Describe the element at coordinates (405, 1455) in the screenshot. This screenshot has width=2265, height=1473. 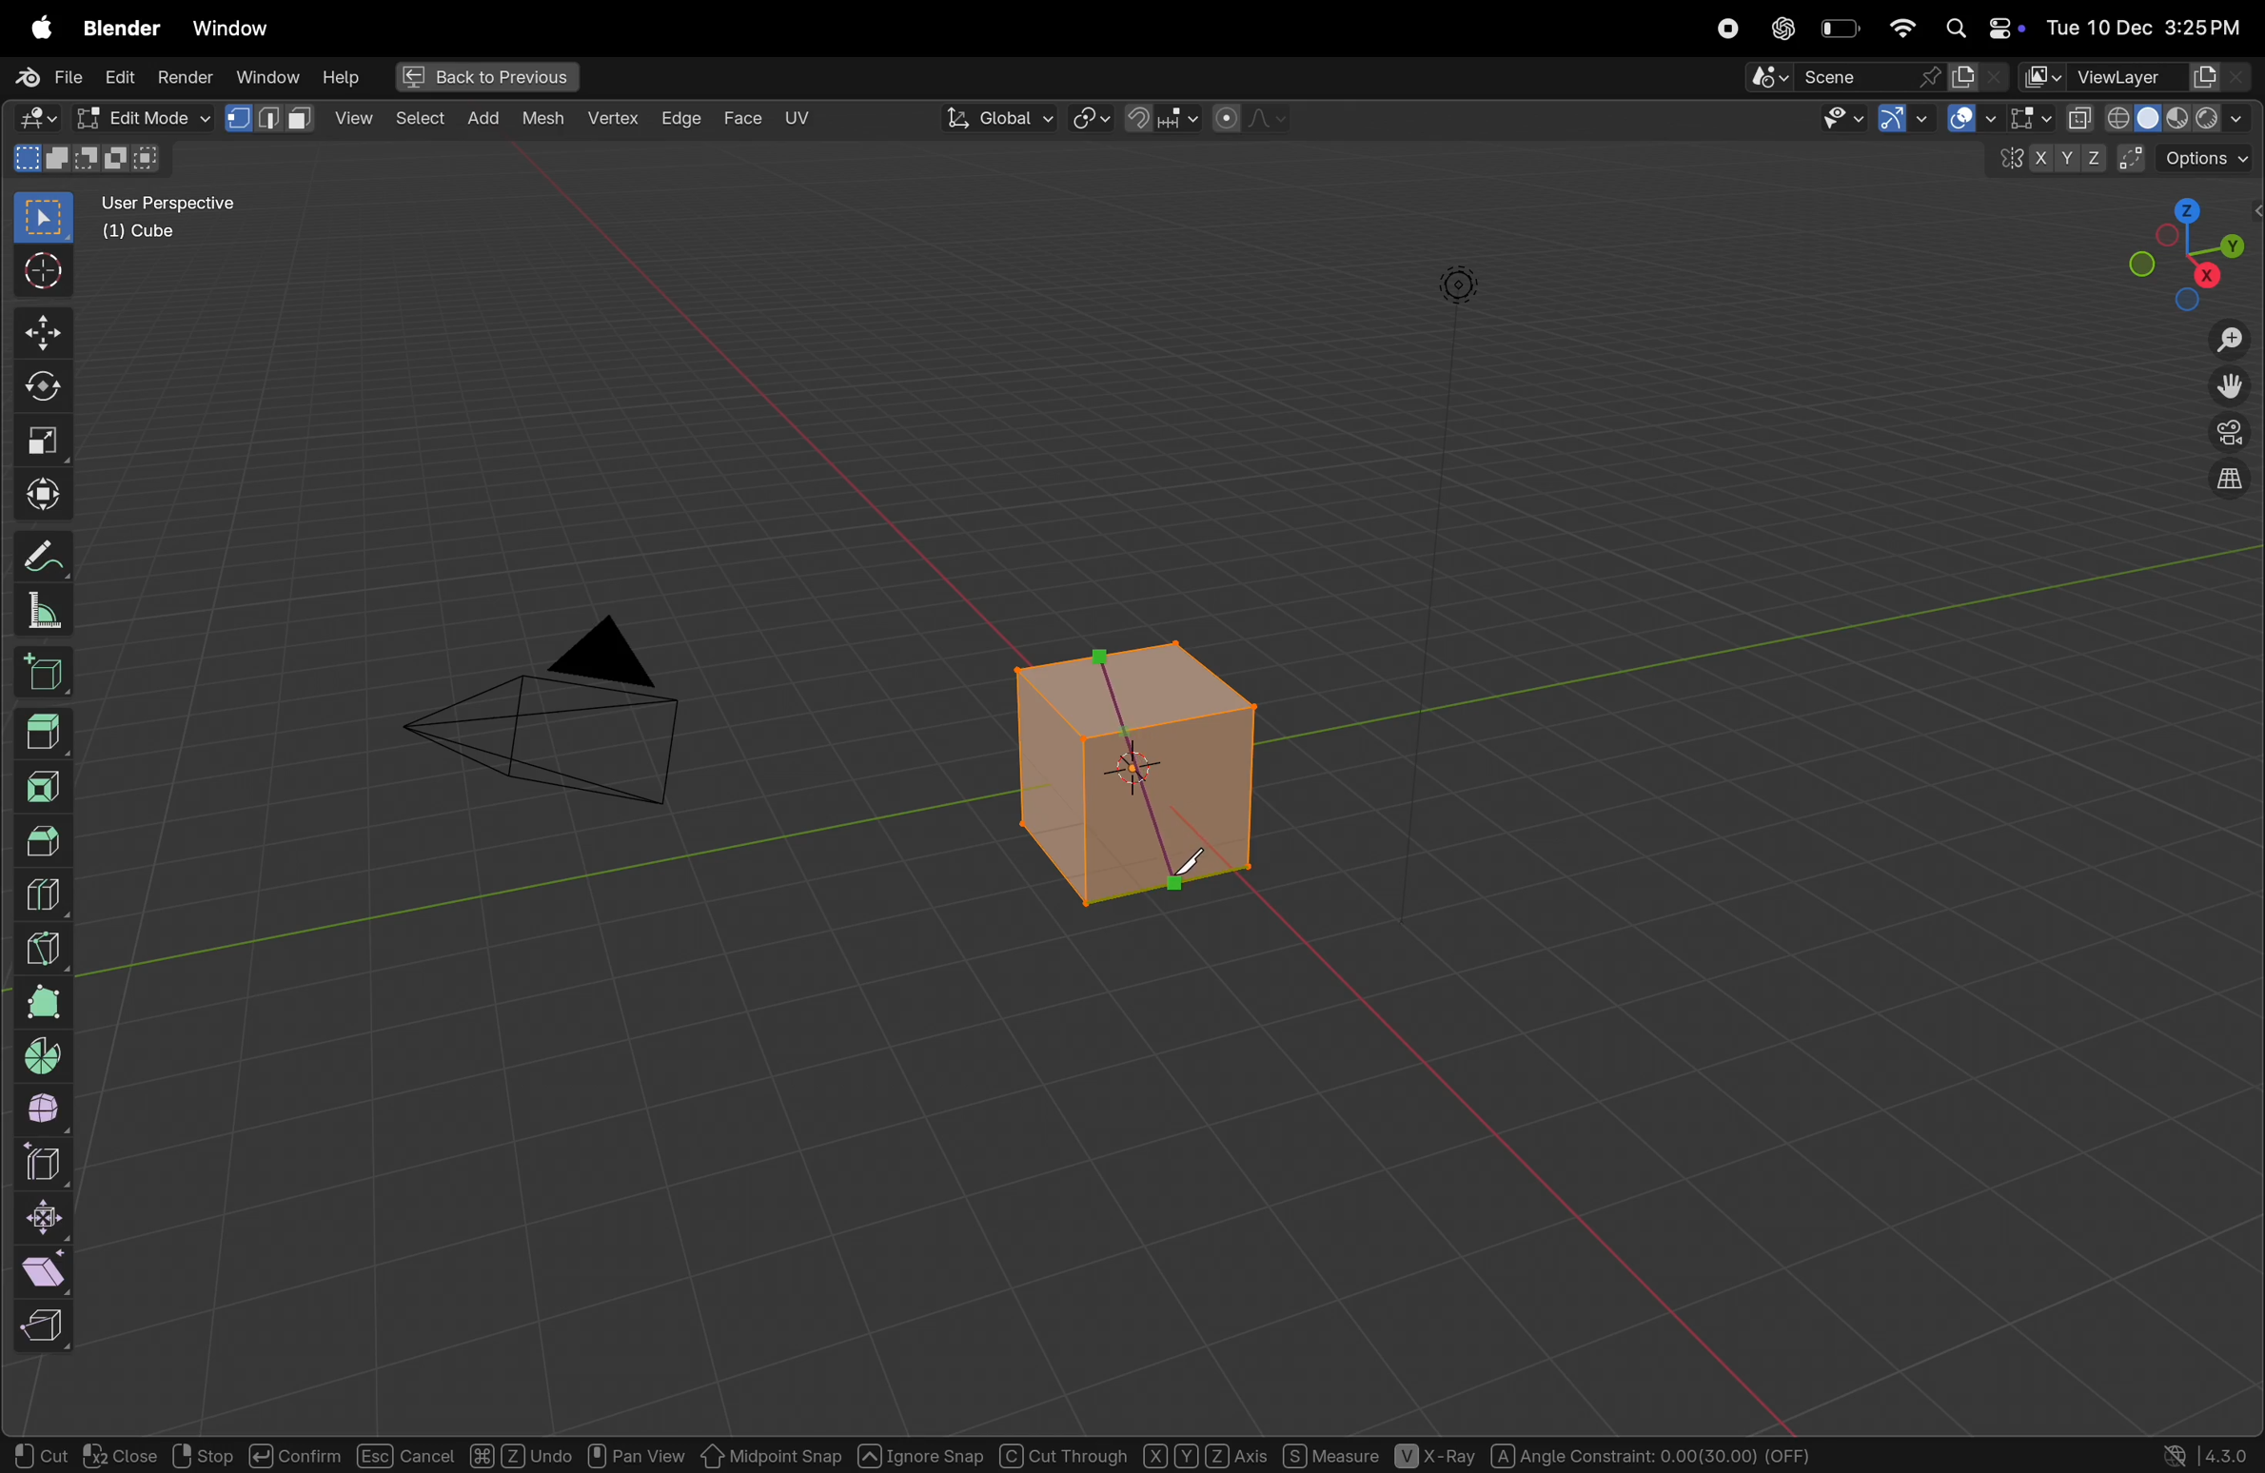
I see `Cancel` at that location.